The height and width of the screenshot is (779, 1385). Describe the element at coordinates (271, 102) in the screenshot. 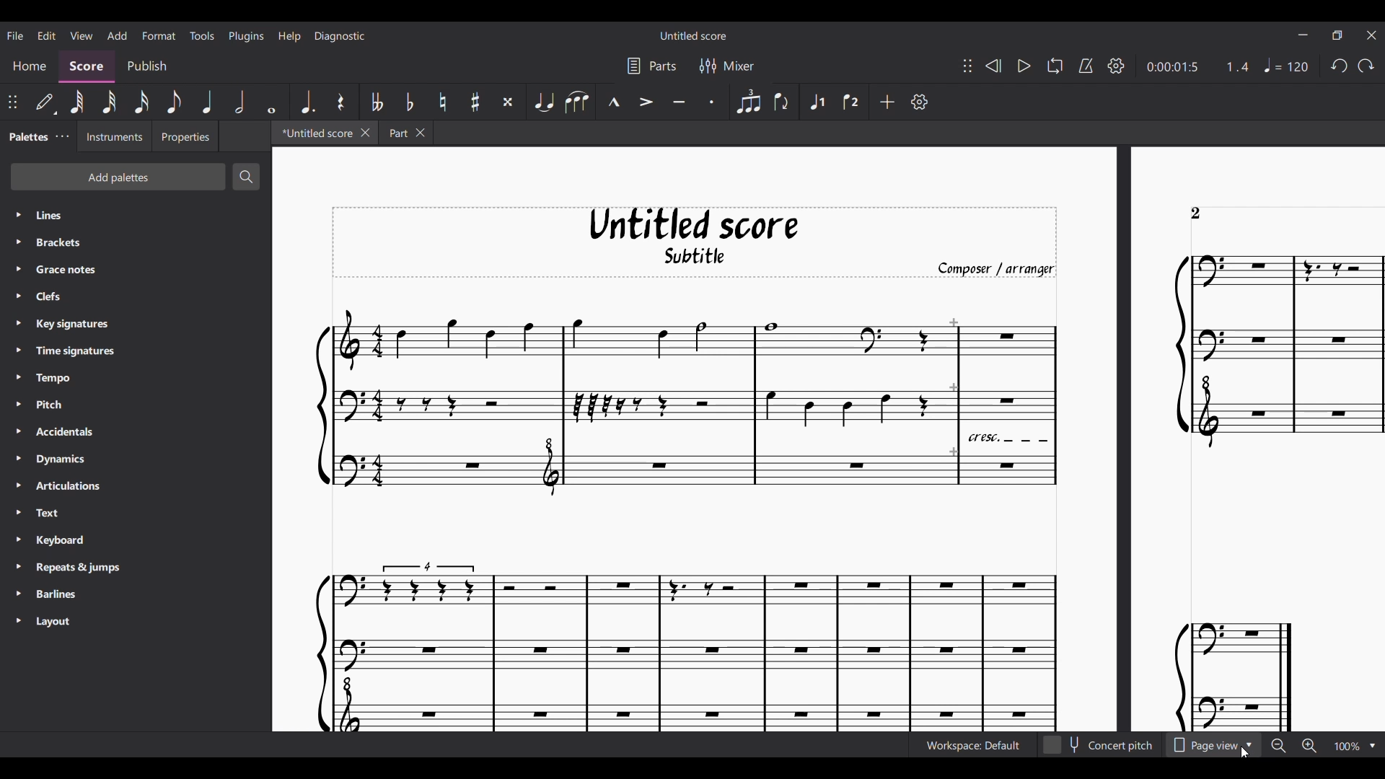

I see `Whole note` at that location.